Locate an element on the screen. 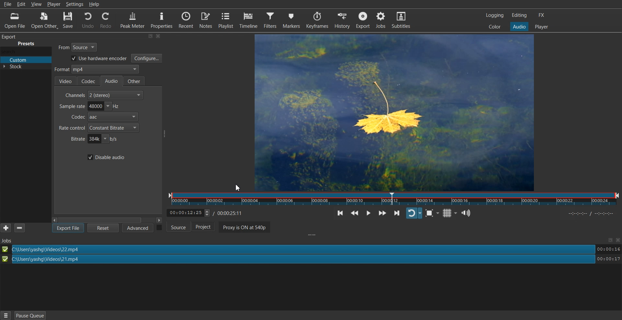 The width and height of the screenshot is (622, 320). Maximize is located at coordinates (610, 240).